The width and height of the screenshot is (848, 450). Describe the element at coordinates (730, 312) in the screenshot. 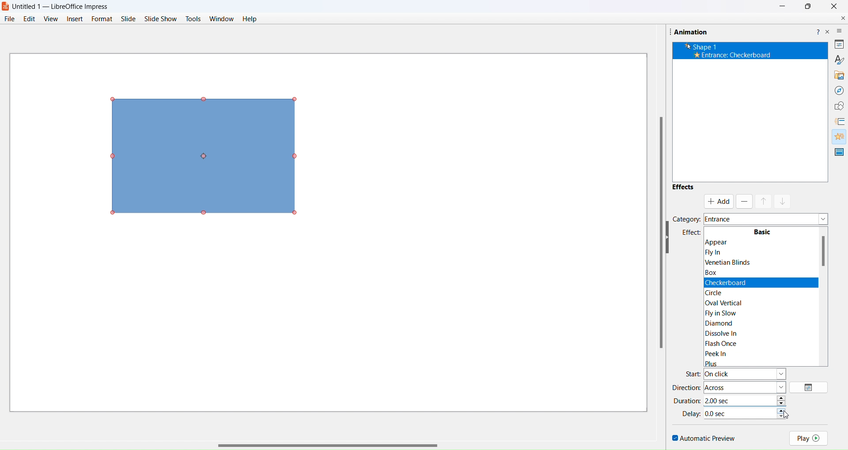

I see `|Fly in Slow` at that location.